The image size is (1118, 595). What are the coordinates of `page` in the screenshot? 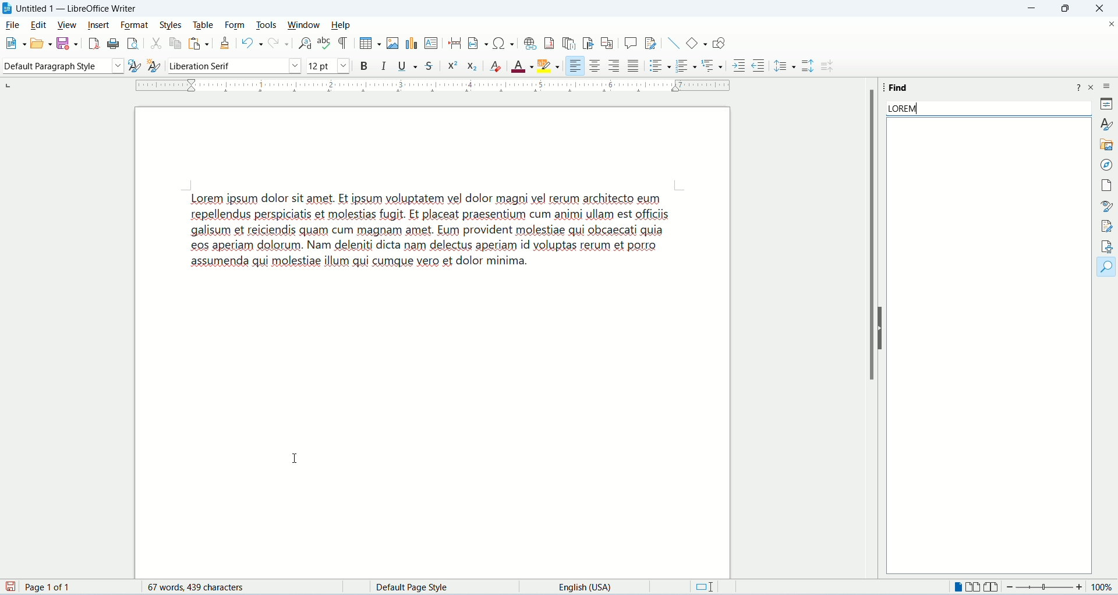 It's located at (434, 438).